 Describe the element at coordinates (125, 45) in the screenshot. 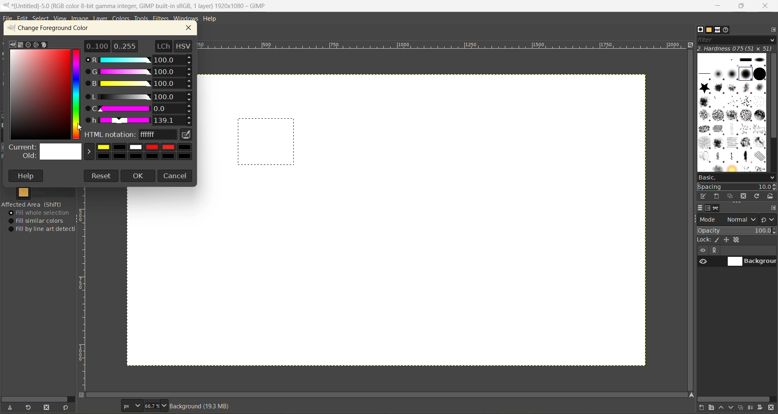

I see `0.255` at that location.